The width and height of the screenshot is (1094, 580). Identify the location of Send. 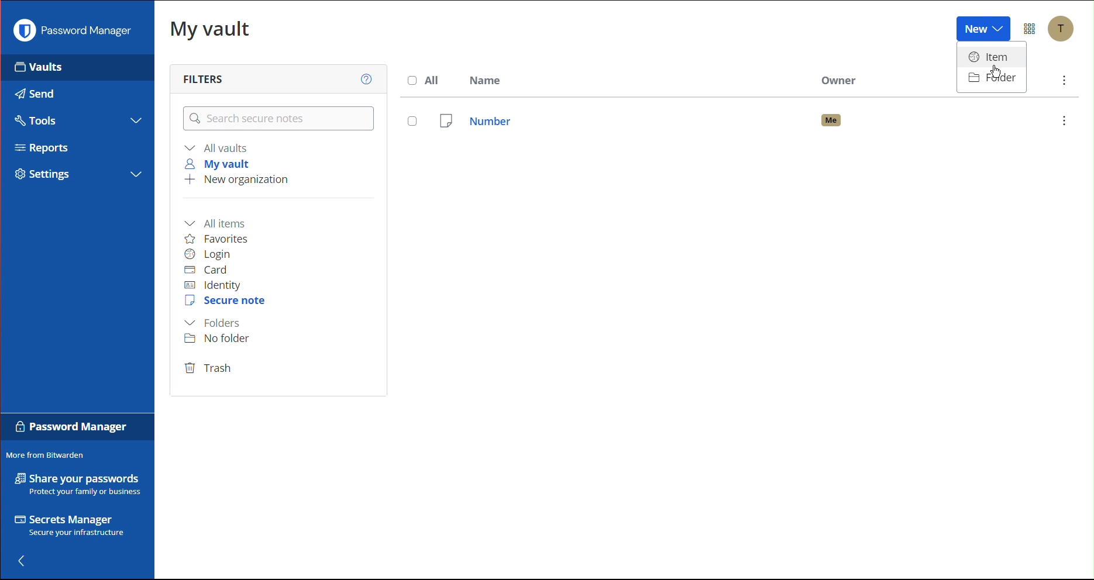
(32, 91).